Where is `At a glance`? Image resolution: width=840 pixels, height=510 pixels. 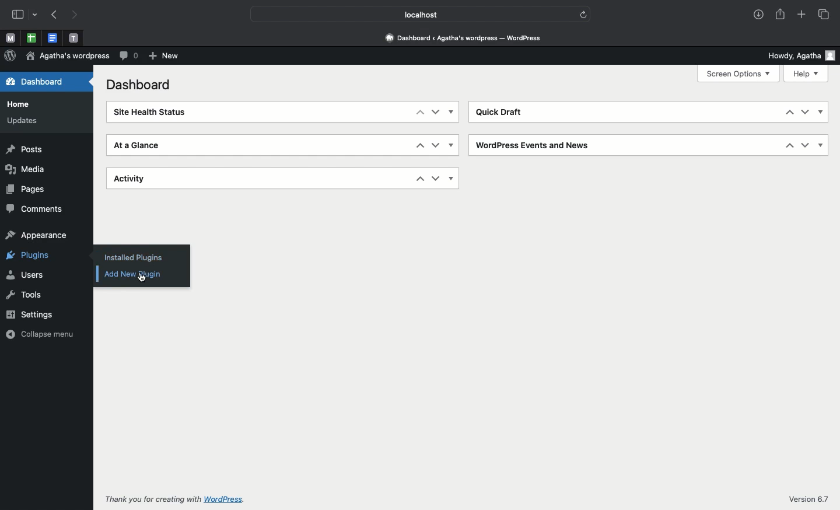
At a glance is located at coordinates (141, 144).